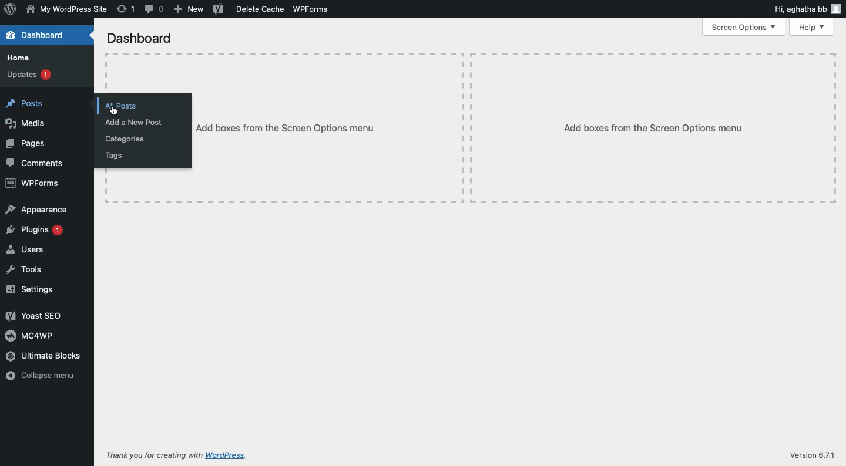 This screenshot has height=466, width=846. What do you see at coordinates (217, 9) in the screenshot?
I see `Yoast` at bounding box center [217, 9].